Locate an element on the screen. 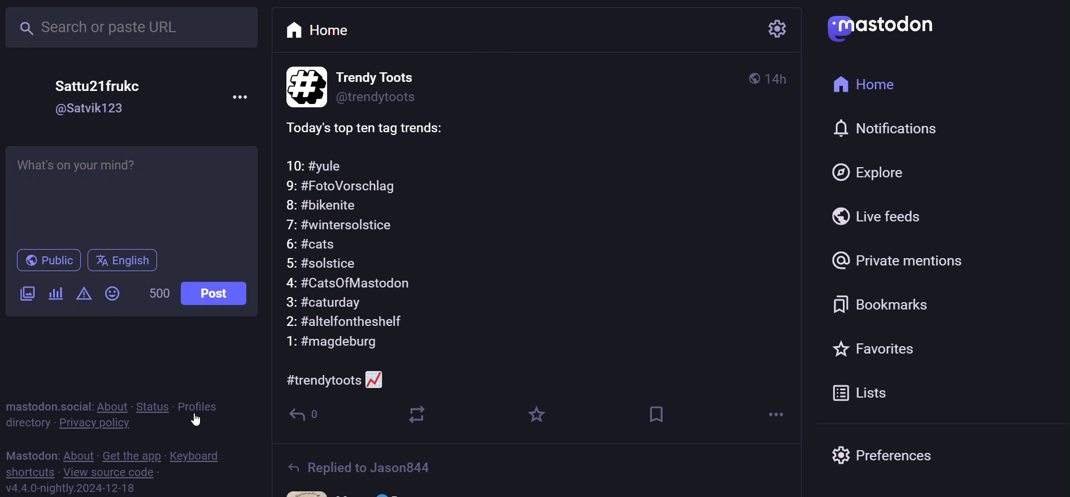  post is located at coordinates (219, 292).